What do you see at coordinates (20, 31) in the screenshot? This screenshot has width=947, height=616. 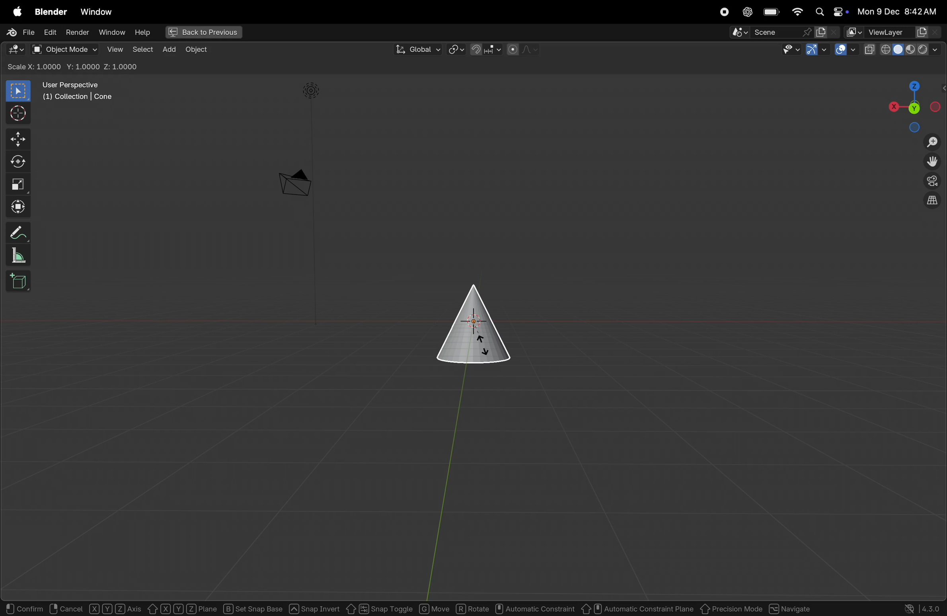 I see `File` at bounding box center [20, 31].